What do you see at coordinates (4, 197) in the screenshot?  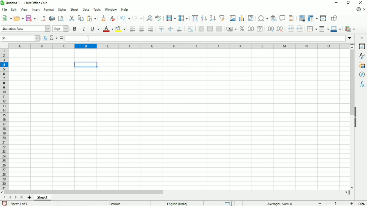 I see `Scroll to first sheet` at bounding box center [4, 197].